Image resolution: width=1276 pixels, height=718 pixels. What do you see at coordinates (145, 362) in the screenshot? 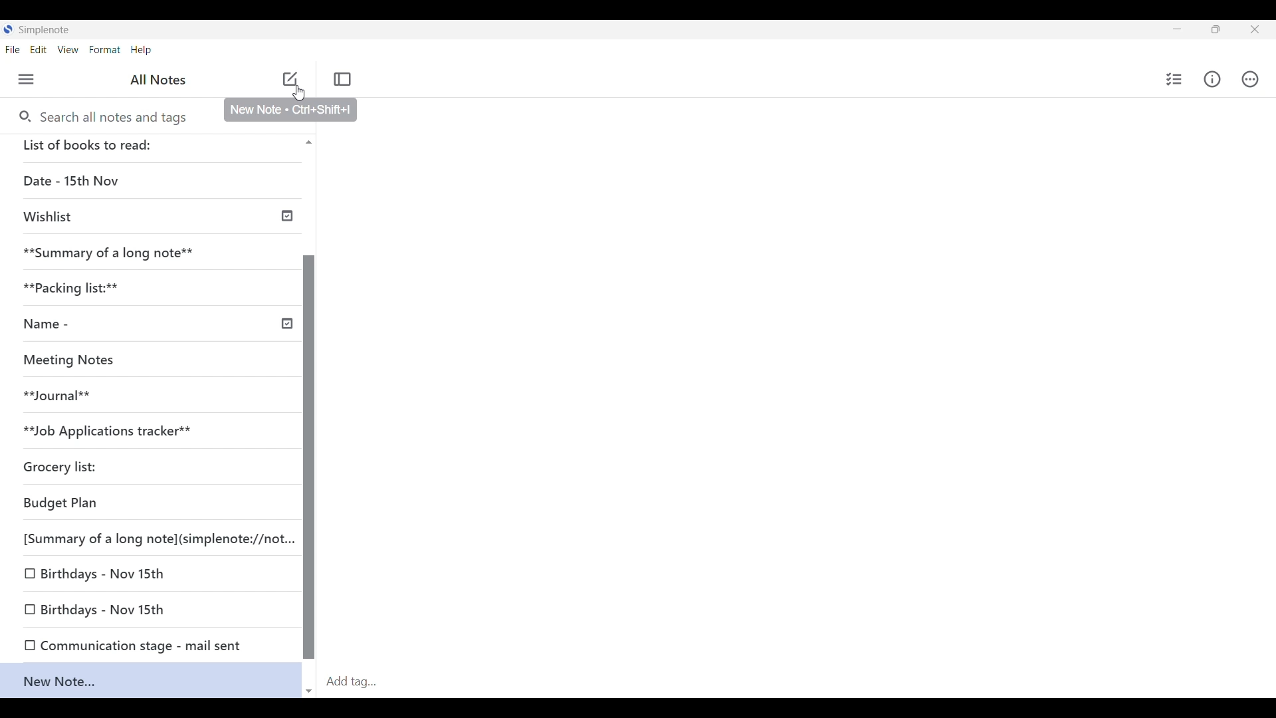
I see `Meeting notes` at bounding box center [145, 362].